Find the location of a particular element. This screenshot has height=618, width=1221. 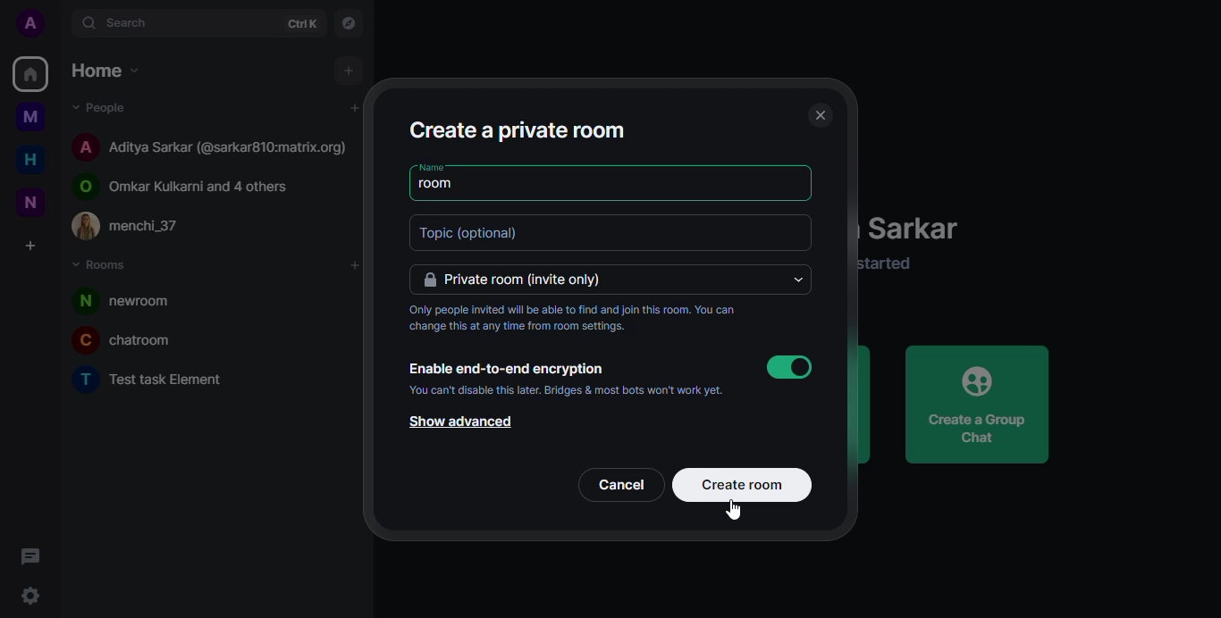

add is located at coordinates (342, 71).